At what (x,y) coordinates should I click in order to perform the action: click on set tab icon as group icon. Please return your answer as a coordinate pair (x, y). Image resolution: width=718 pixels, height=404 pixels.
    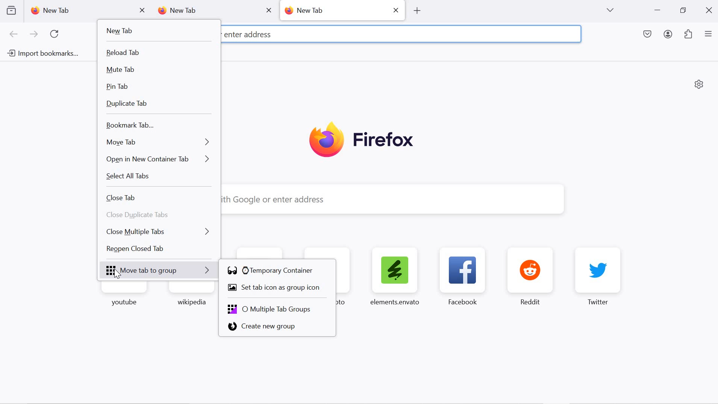
    Looking at the image, I should click on (278, 289).